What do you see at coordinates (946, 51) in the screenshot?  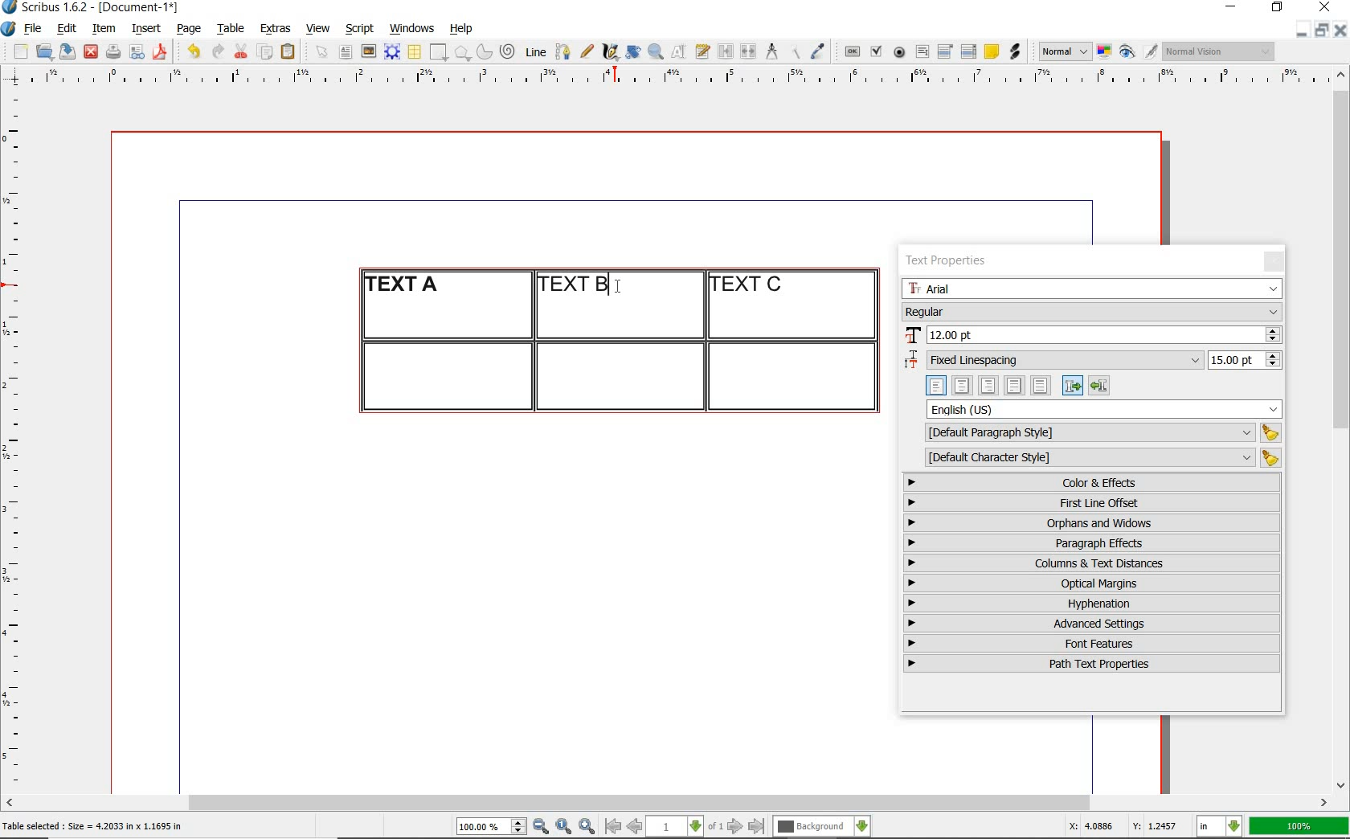 I see `pdf combo box` at bounding box center [946, 51].